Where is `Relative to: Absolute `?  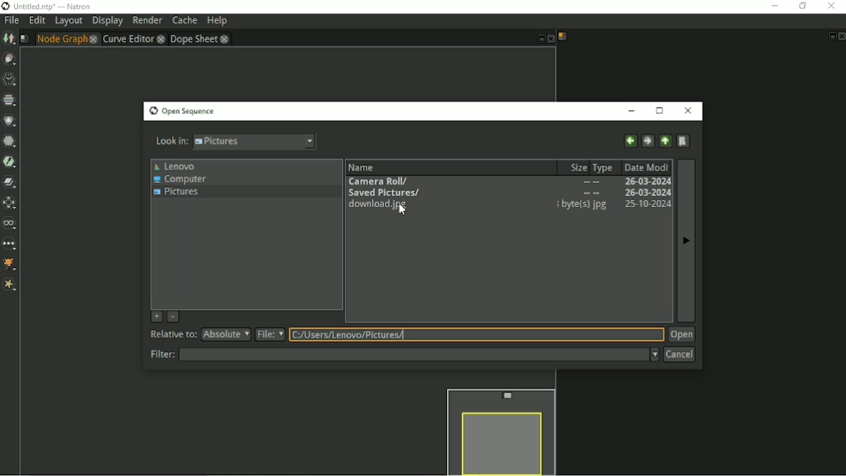
Relative to: Absolute  is located at coordinates (200, 335).